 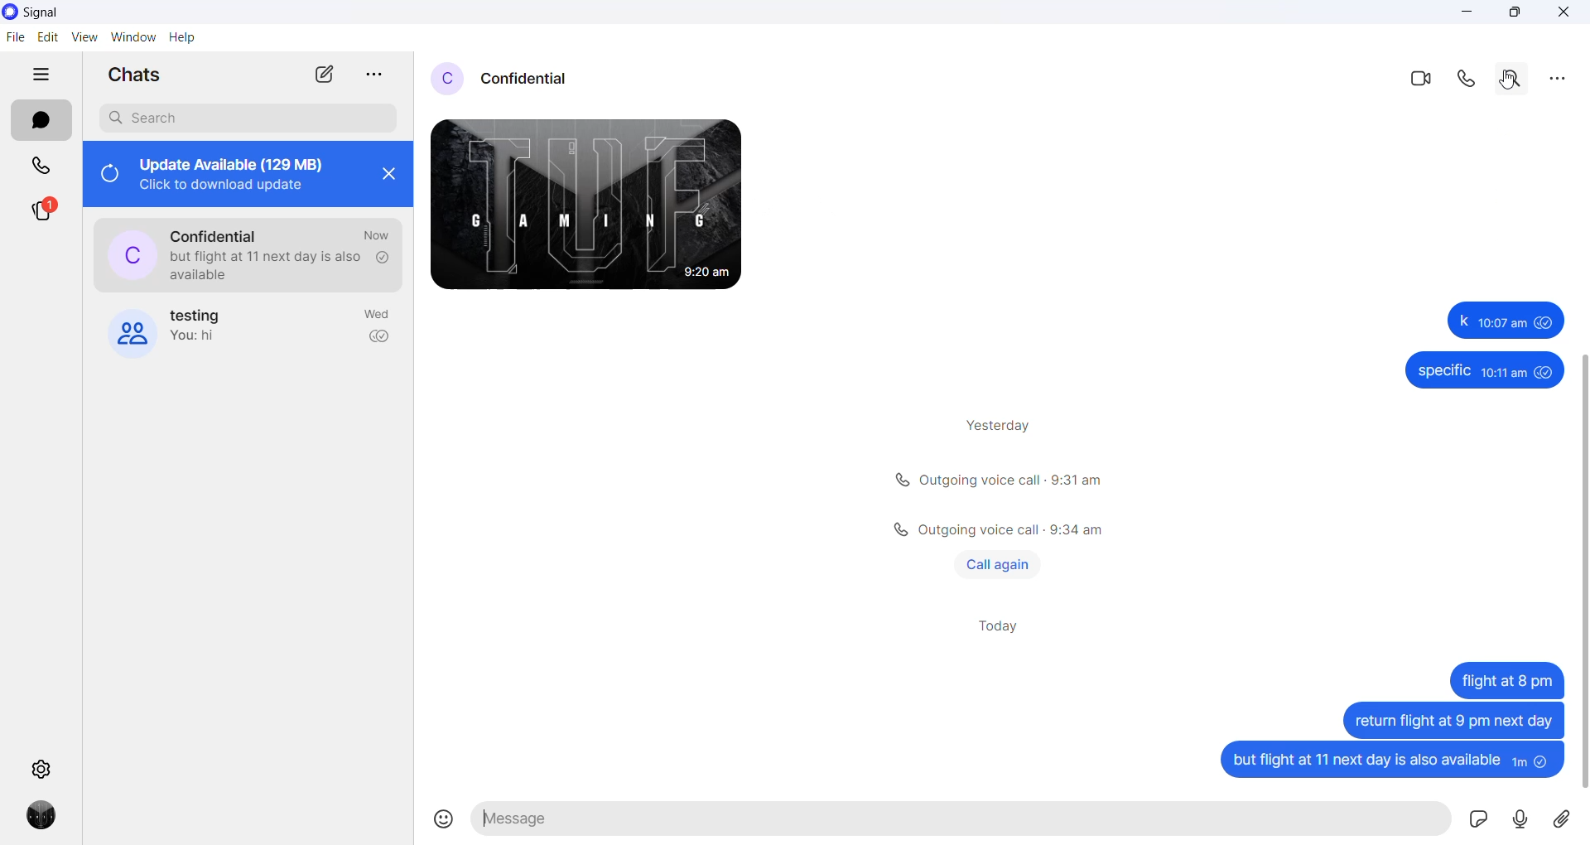 I want to click on message text area, so click(x=966, y=819).